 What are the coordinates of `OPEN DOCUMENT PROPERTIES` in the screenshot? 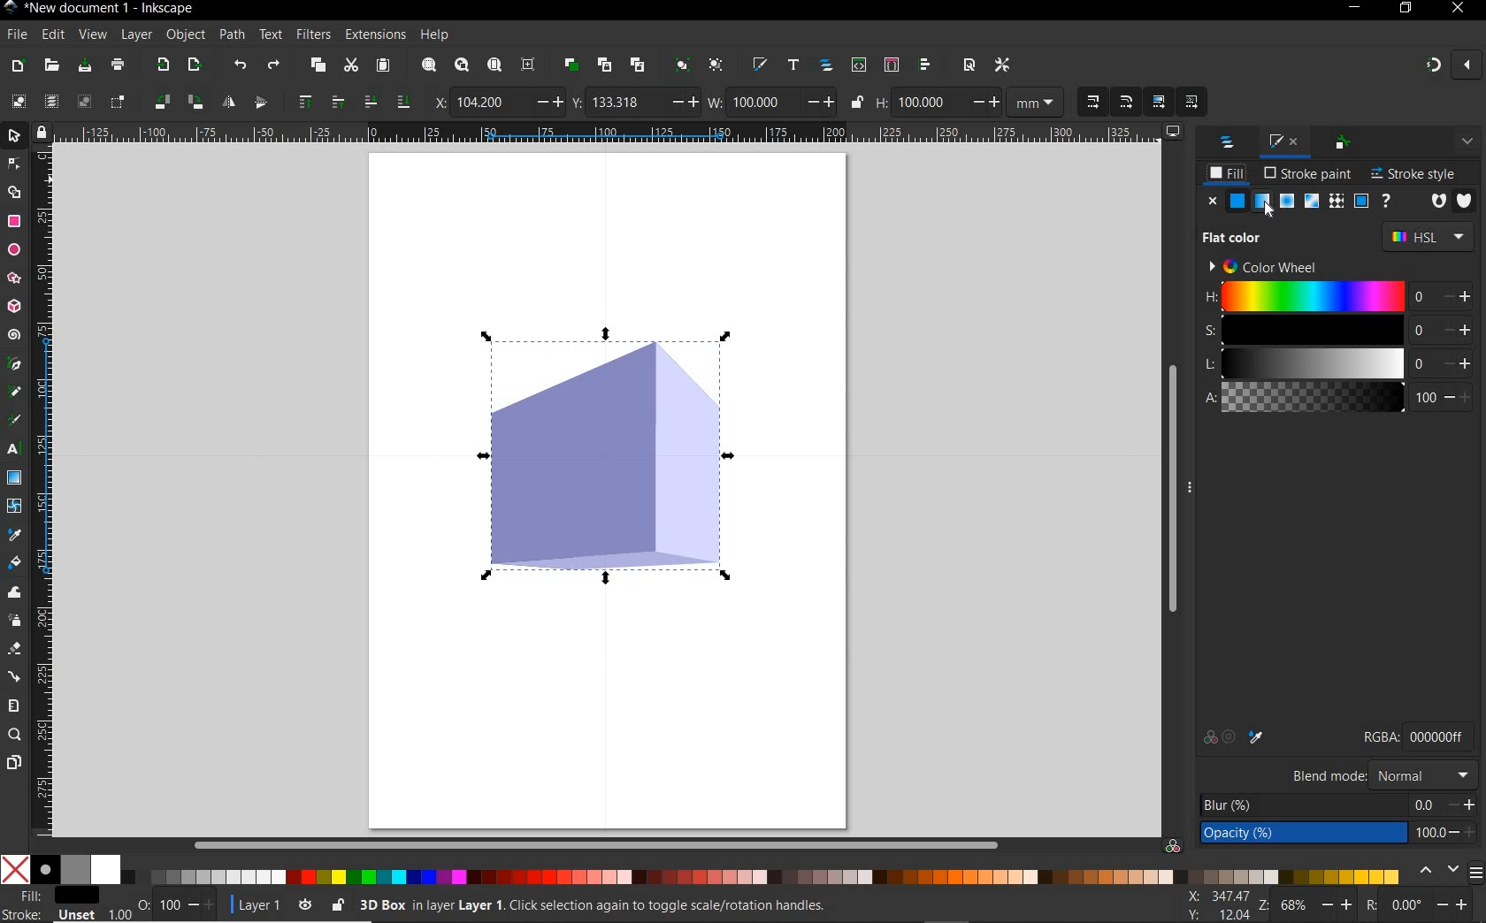 It's located at (969, 66).